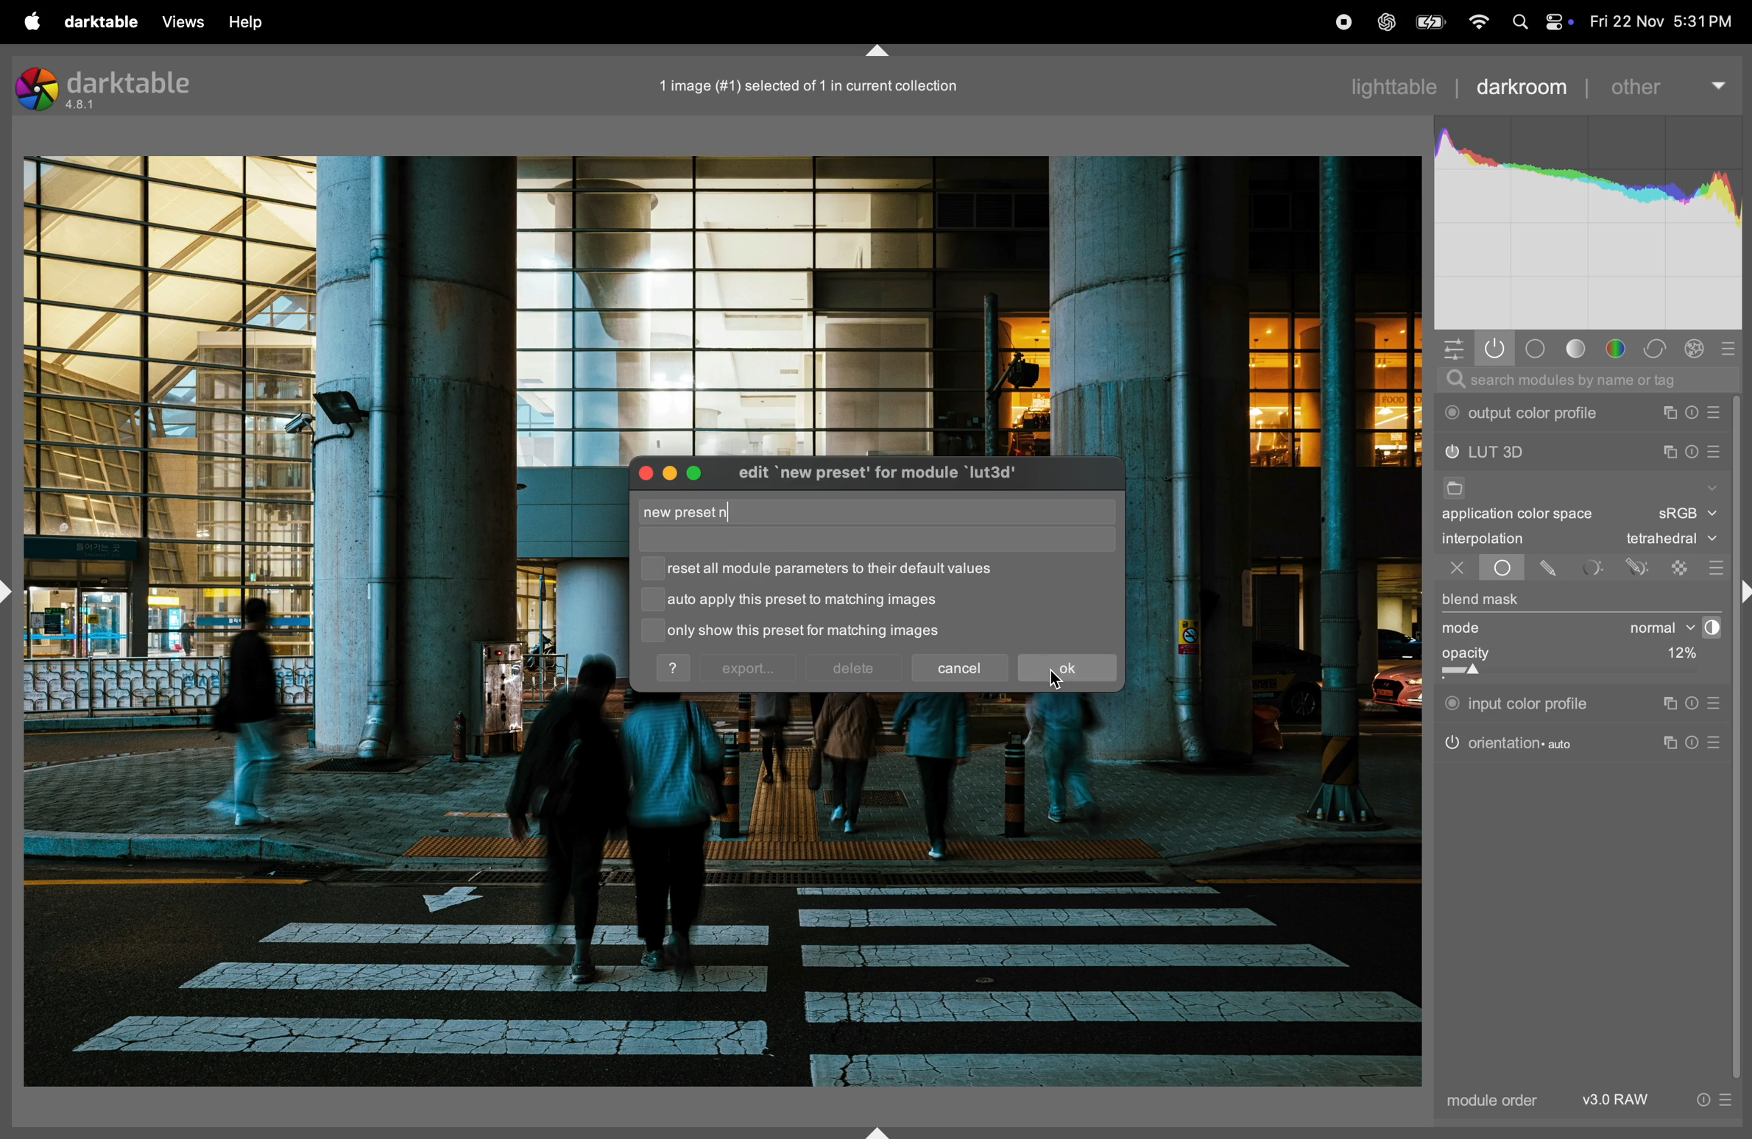 Image resolution: width=1752 pixels, height=1139 pixels. What do you see at coordinates (1594, 567) in the screenshot?
I see `parametric mask` at bounding box center [1594, 567].